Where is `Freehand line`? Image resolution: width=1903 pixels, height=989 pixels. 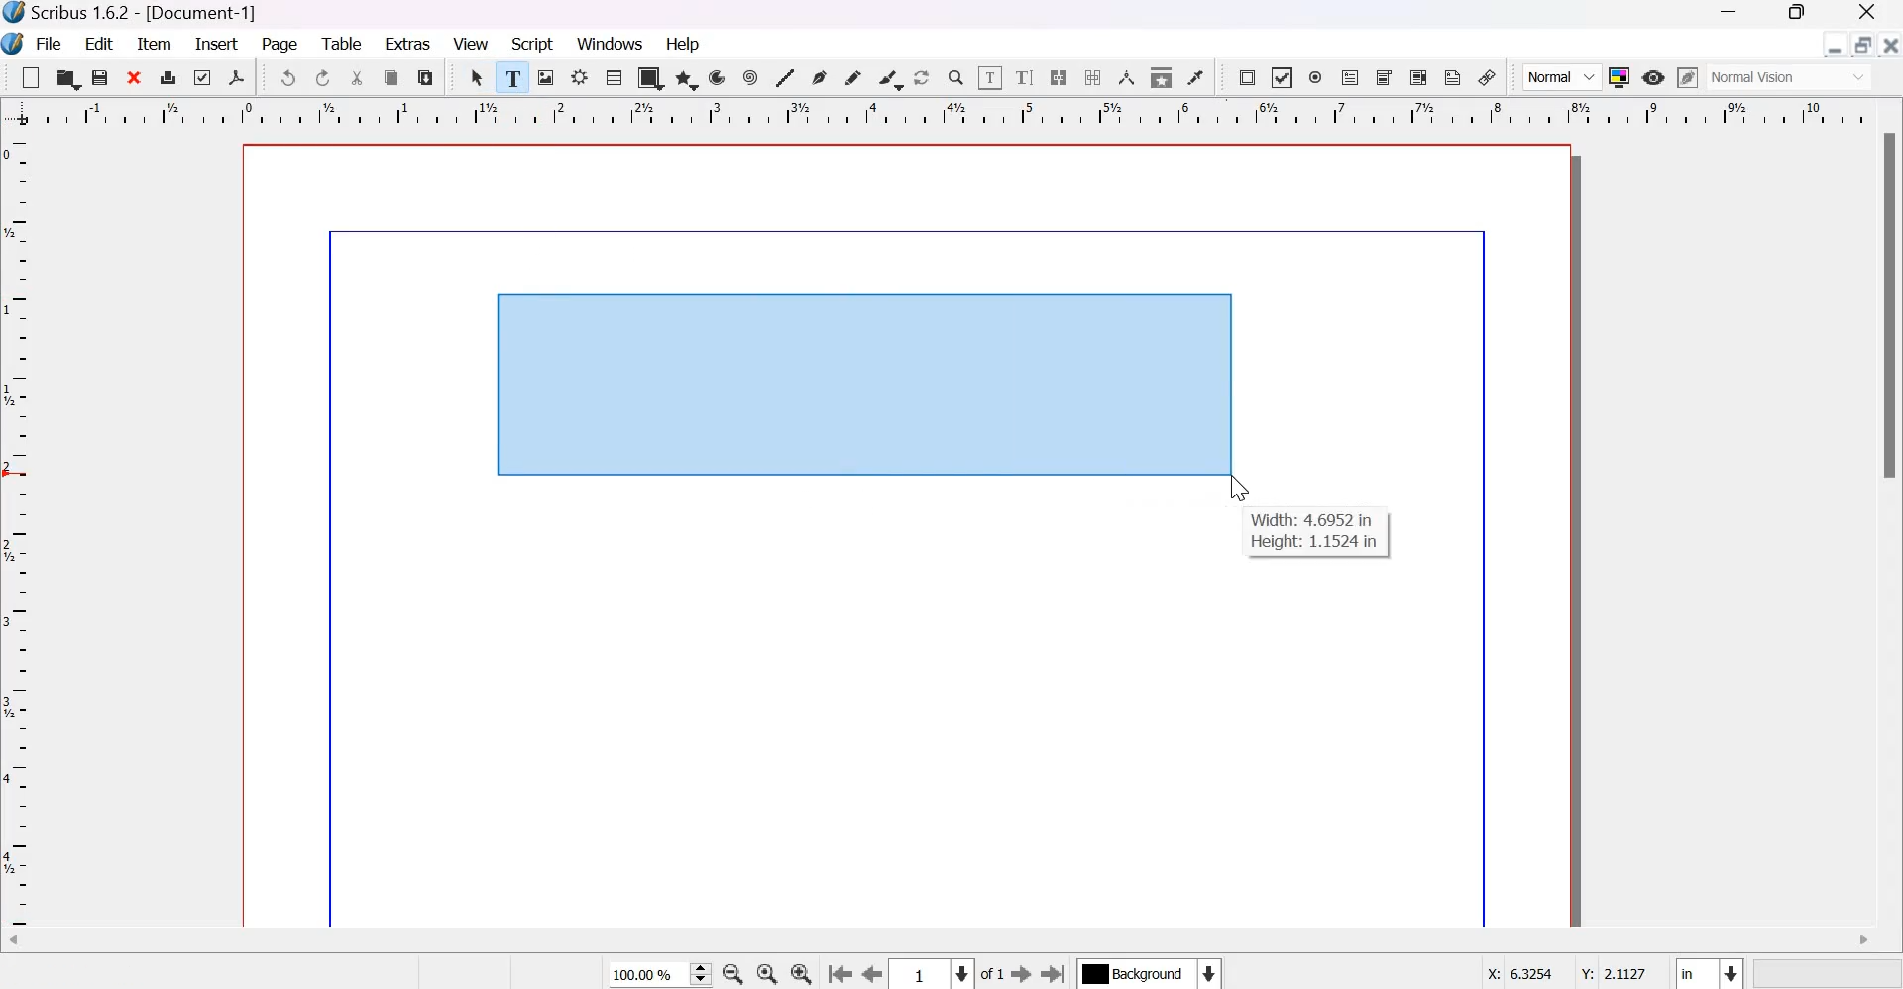
Freehand line is located at coordinates (852, 78).